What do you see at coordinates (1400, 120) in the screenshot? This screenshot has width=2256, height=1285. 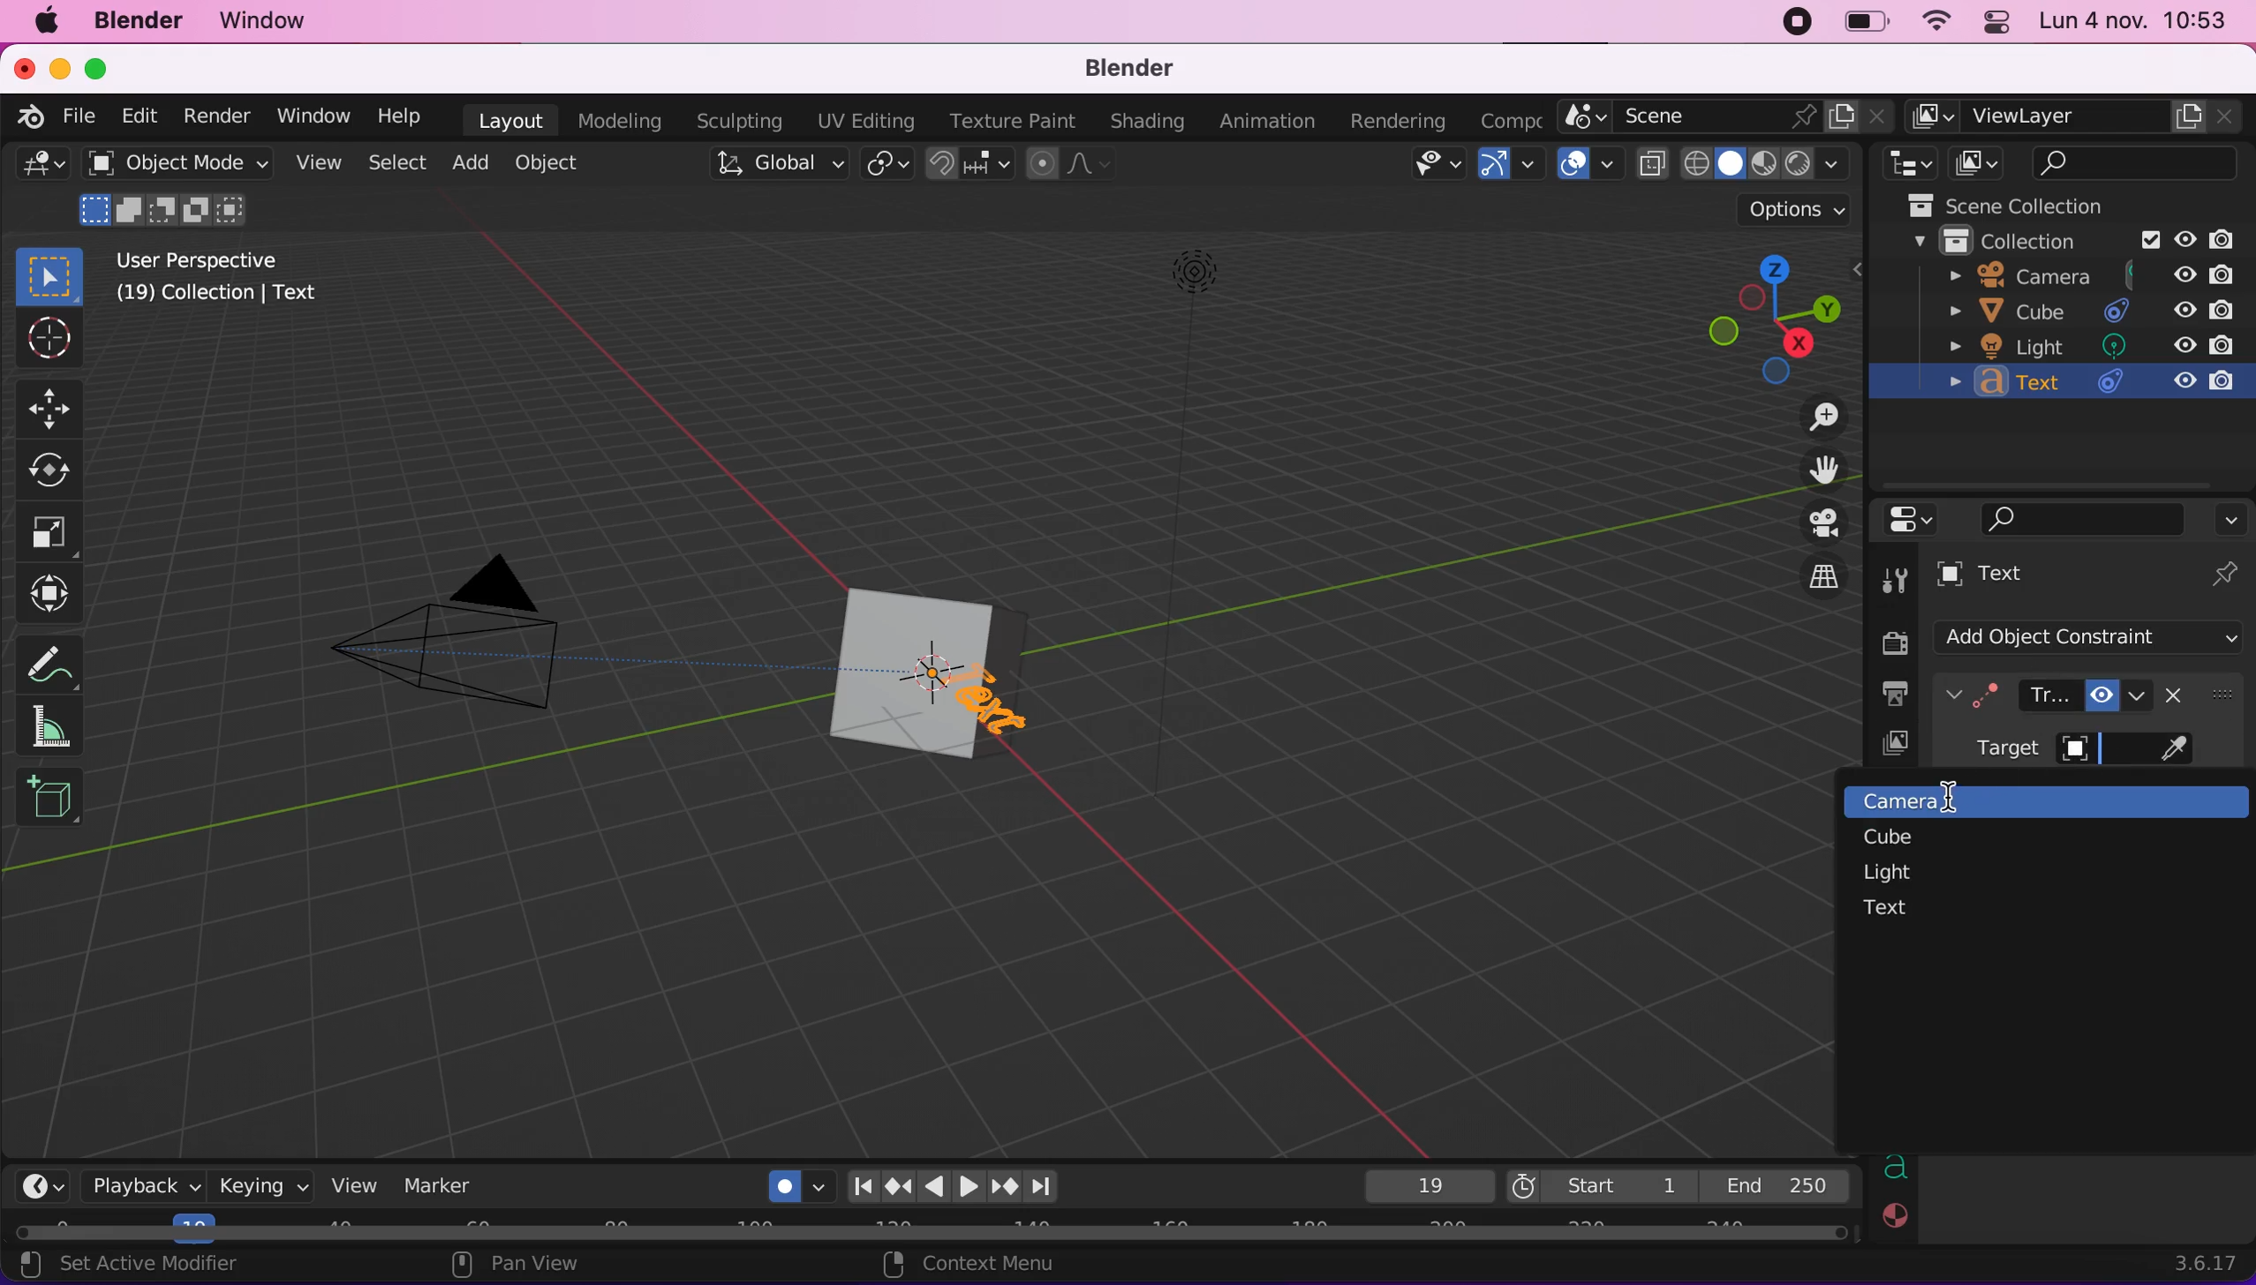 I see `rendering` at bounding box center [1400, 120].